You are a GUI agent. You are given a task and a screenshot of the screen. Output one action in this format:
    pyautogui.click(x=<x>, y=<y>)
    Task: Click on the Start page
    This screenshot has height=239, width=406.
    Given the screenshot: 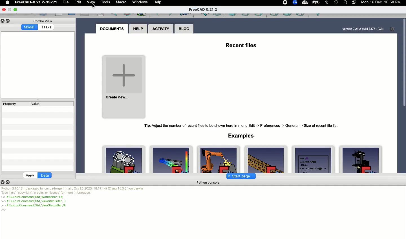 What is the action you would take?
    pyautogui.click(x=239, y=176)
    